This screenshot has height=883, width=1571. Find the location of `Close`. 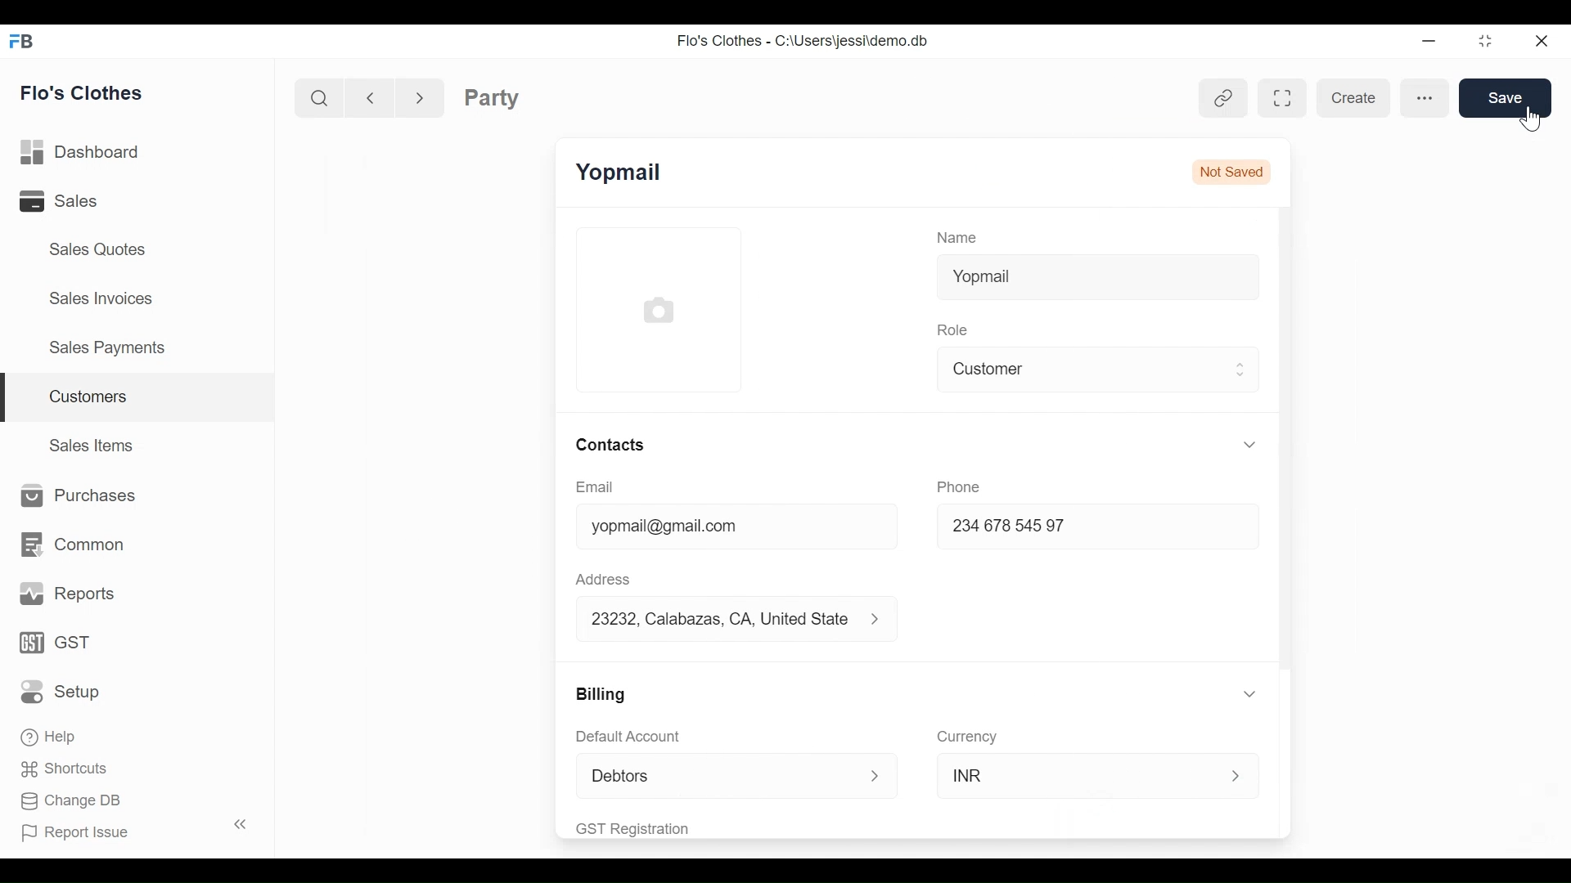

Close is located at coordinates (1539, 40).